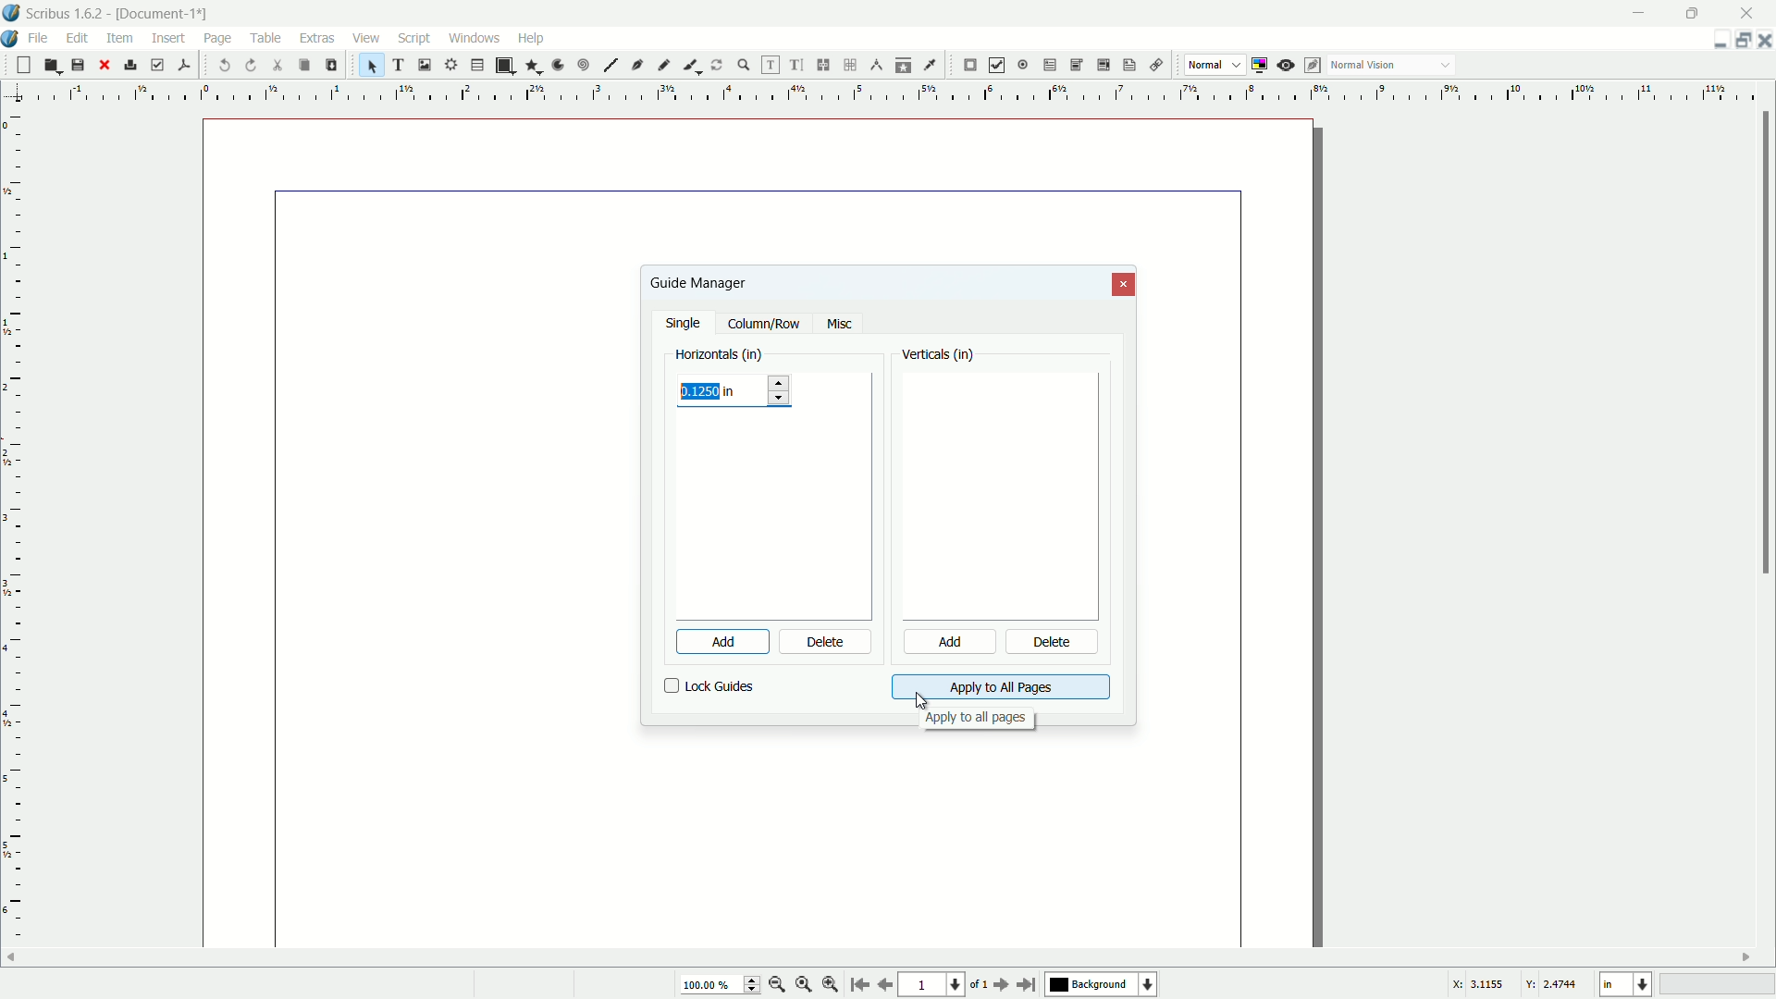  I want to click on script menu, so click(416, 38).